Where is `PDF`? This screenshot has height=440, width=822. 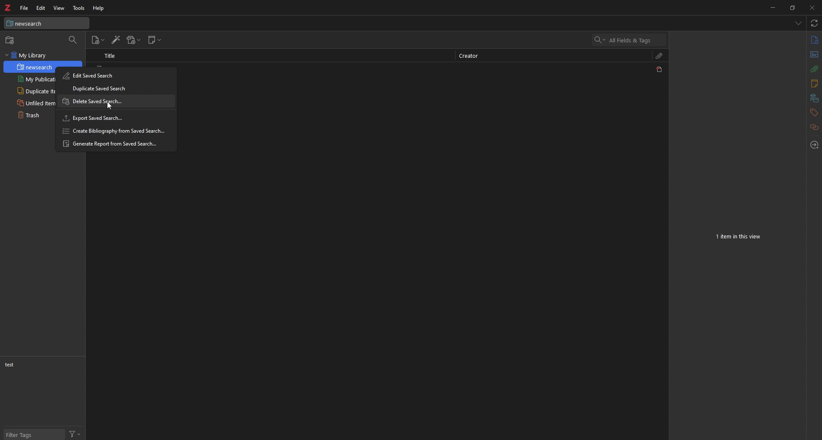
PDF is located at coordinates (658, 69).